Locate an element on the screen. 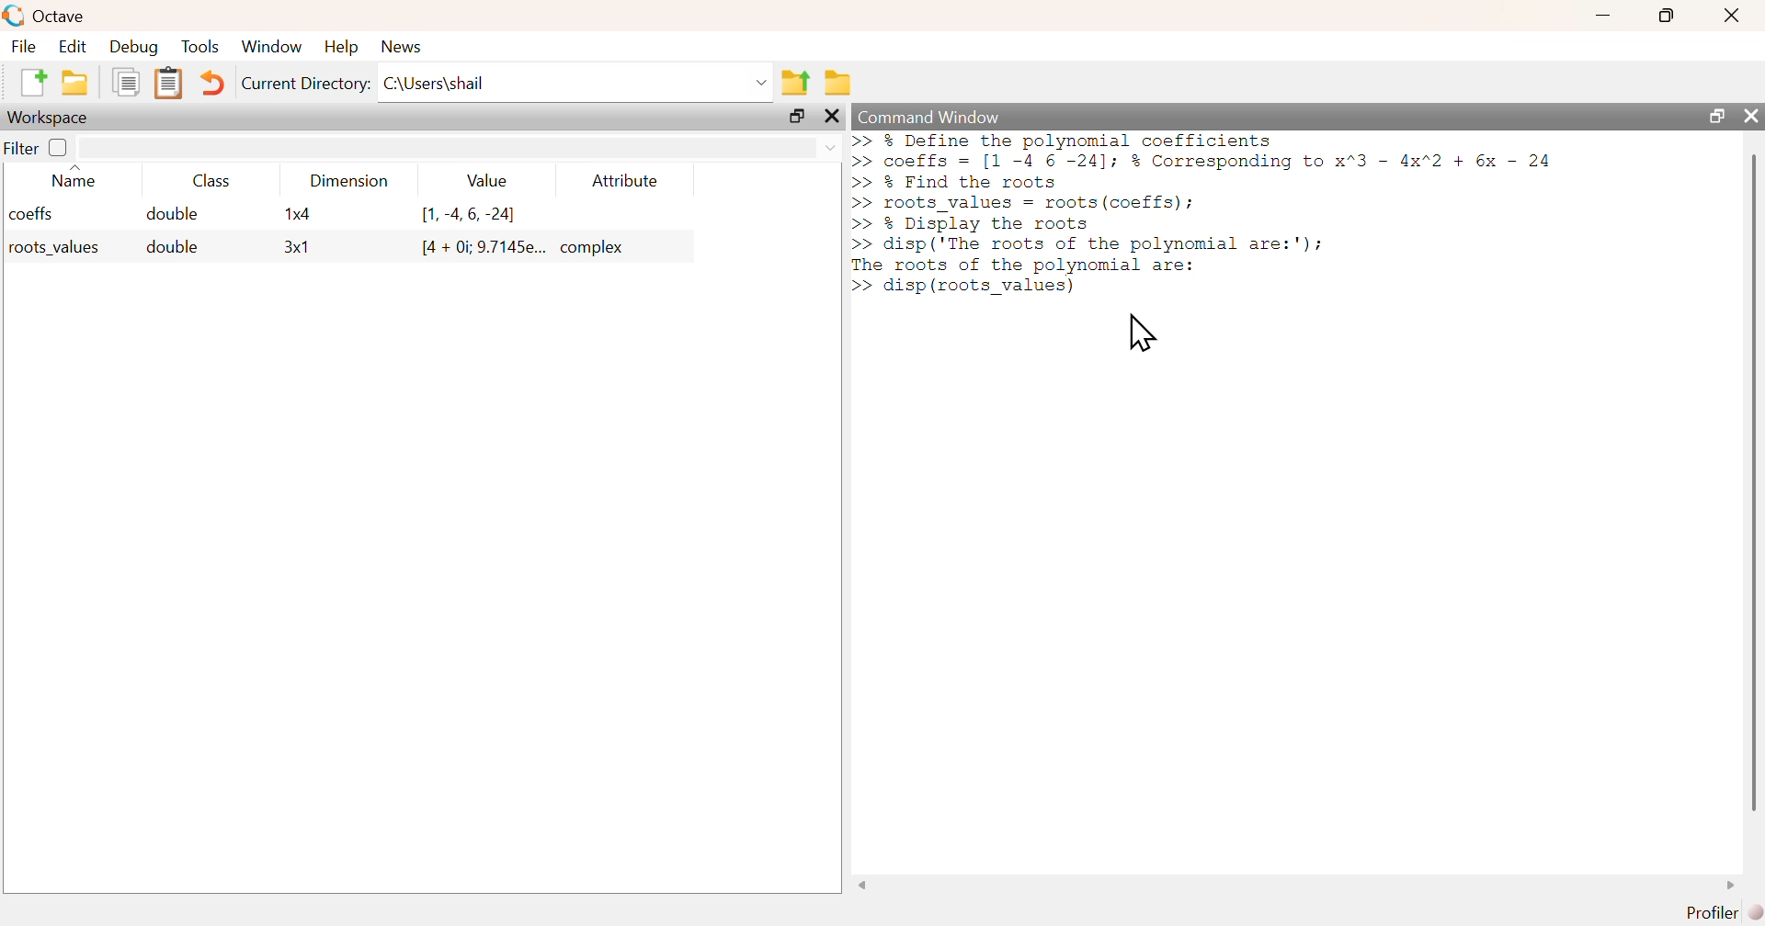  Duplicate is located at coordinates (127, 84).